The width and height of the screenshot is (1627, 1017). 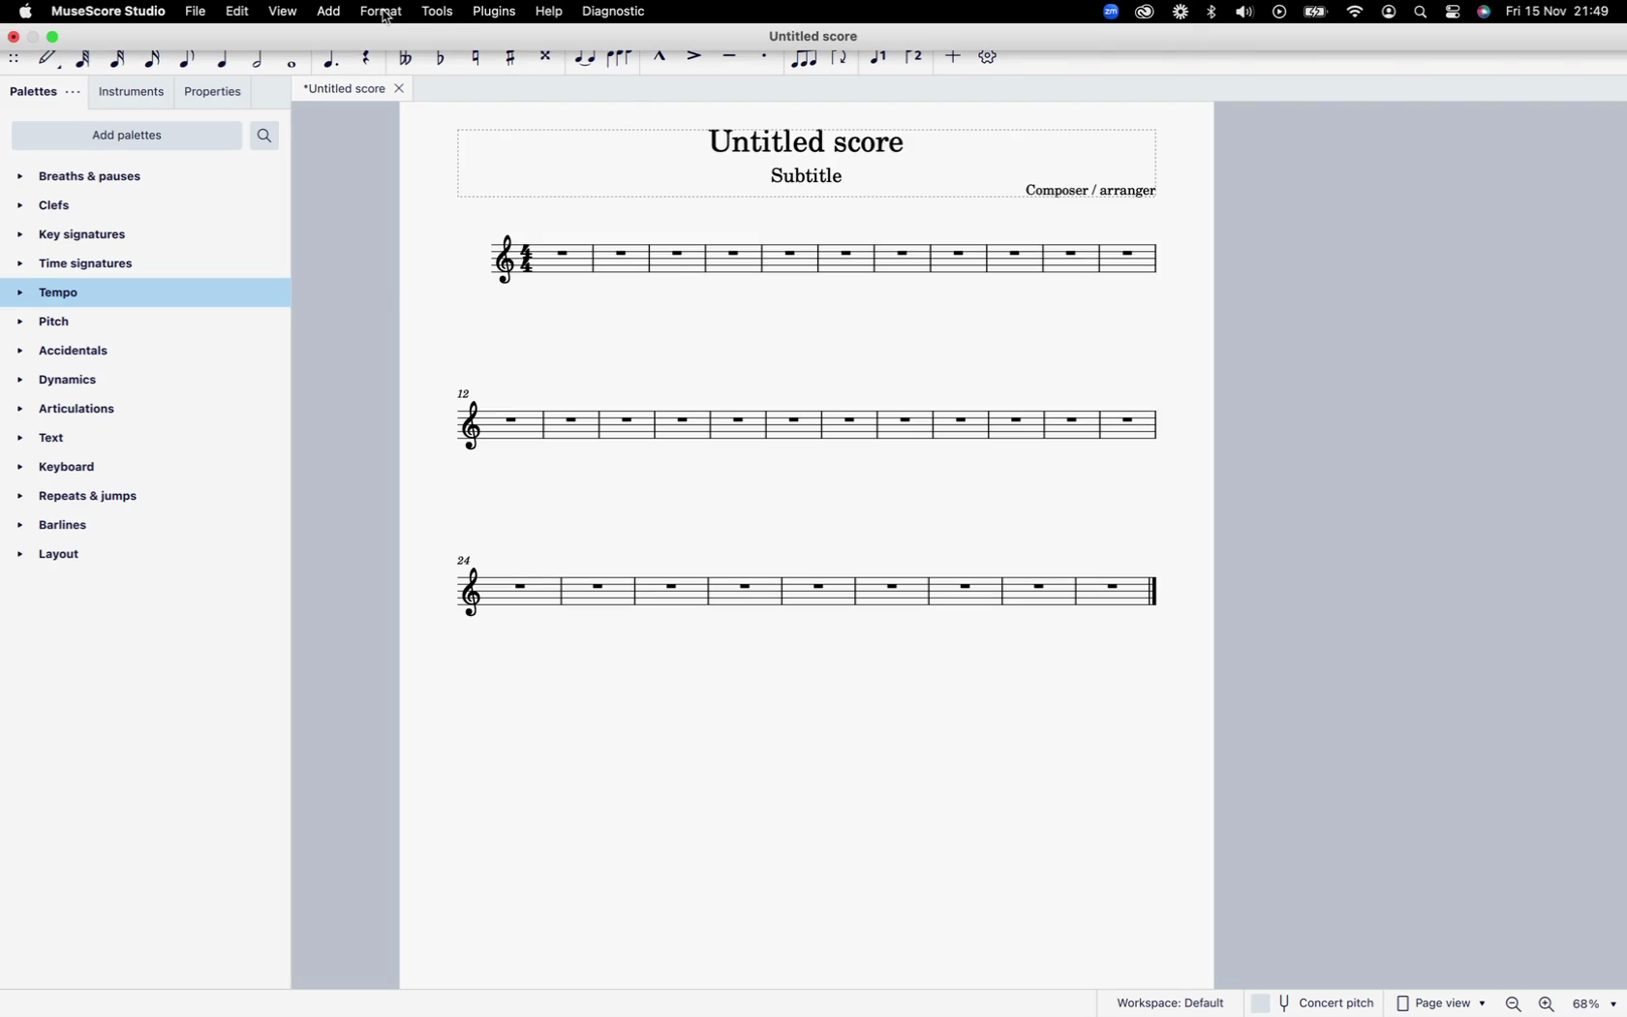 I want to click on accent, so click(x=696, y=54).